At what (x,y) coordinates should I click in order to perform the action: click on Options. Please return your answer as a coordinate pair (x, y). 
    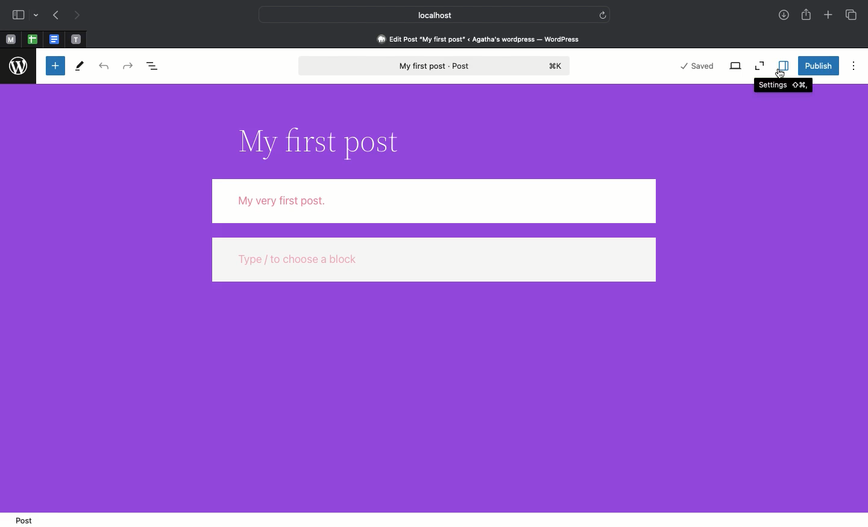
    Looking at the image, I should click on (855, 65).